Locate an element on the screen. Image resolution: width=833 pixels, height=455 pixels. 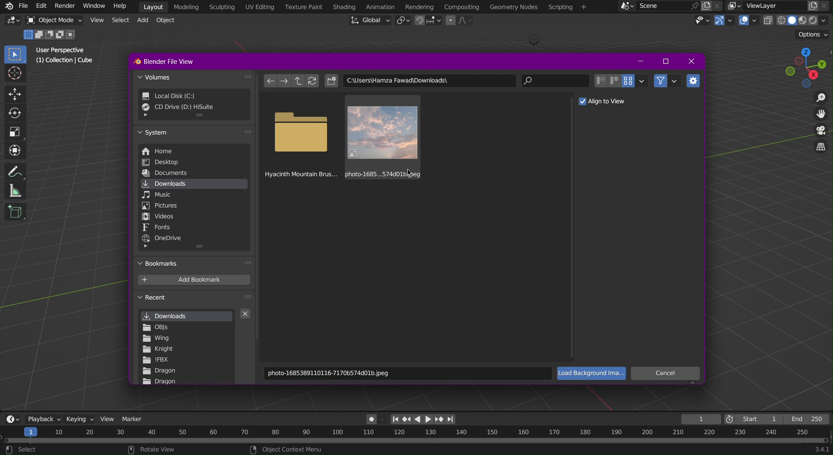
Settings is located at coordinates (694, 82).